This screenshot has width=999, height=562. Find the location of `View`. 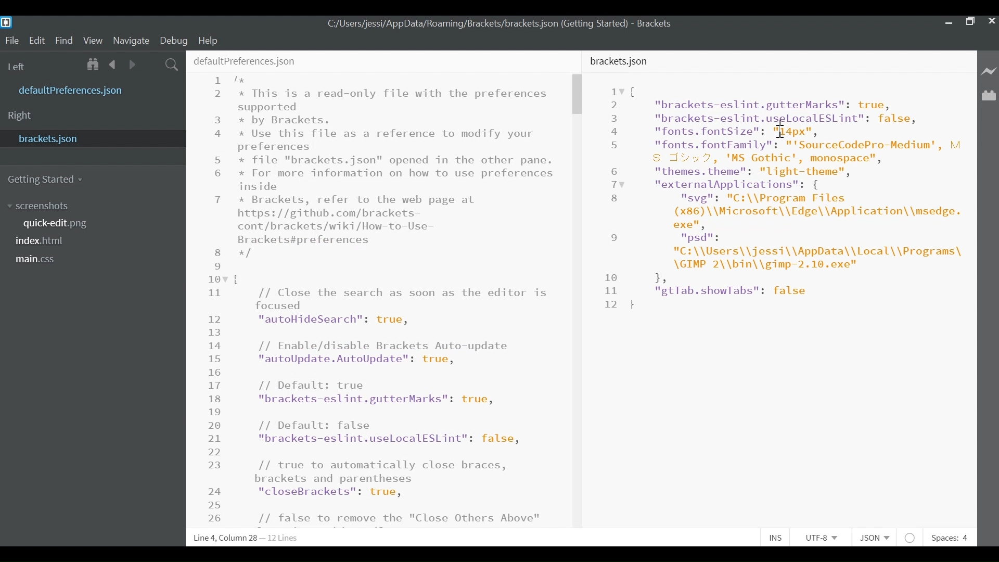

View is located at coordinates (93, 41).